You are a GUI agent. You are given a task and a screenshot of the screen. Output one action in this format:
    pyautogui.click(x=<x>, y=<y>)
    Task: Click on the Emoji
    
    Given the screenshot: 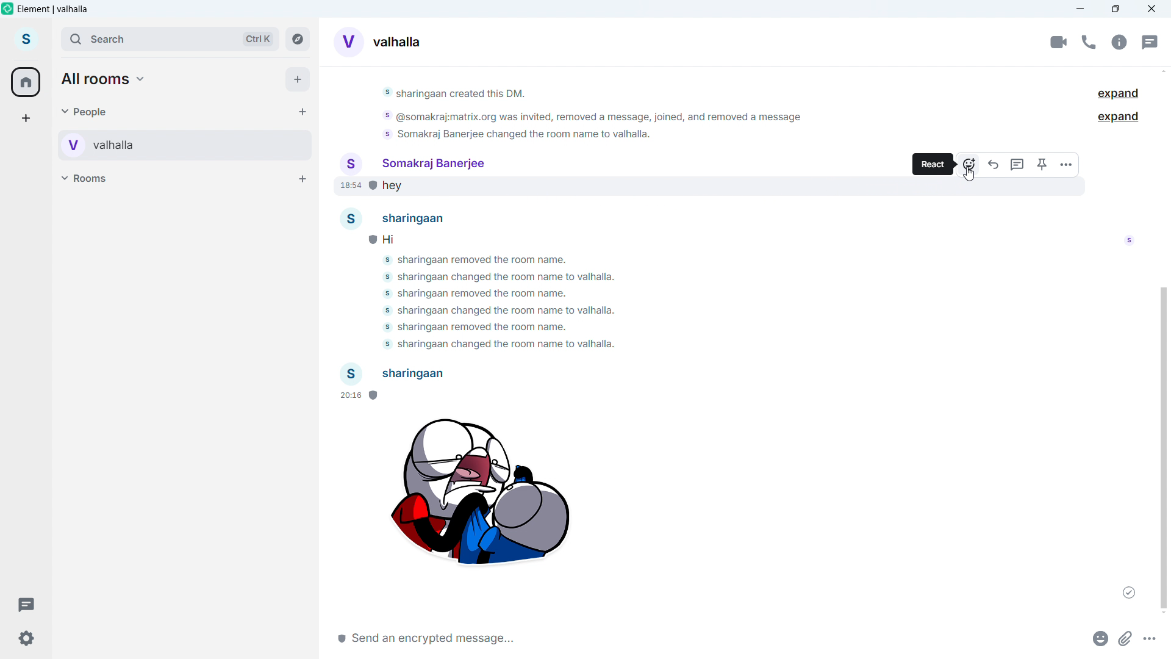 What is the action you would take?
    pyautogui.click(x=1098, y=638)
    